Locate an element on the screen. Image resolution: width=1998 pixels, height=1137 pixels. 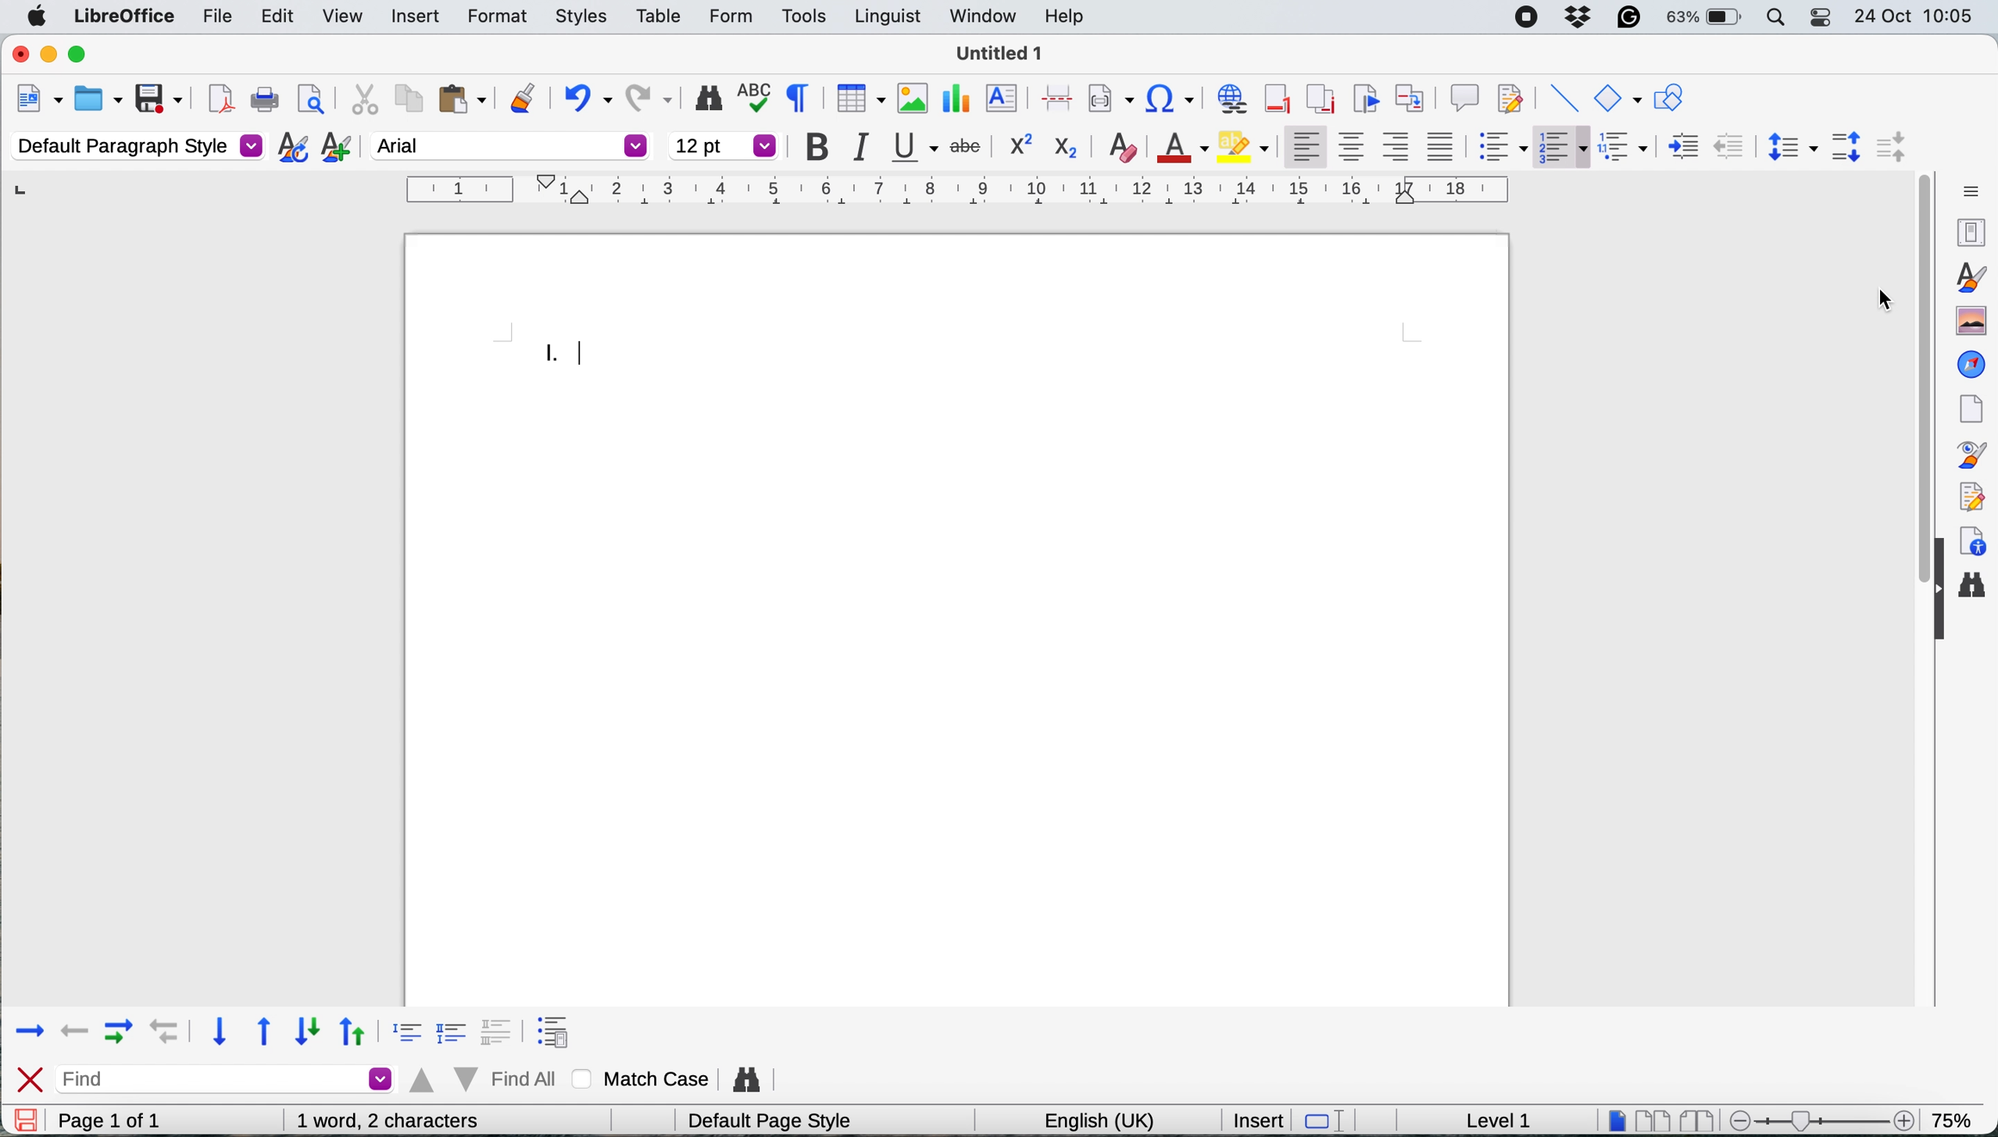
grammarly is located at coordinates (1626, 16).